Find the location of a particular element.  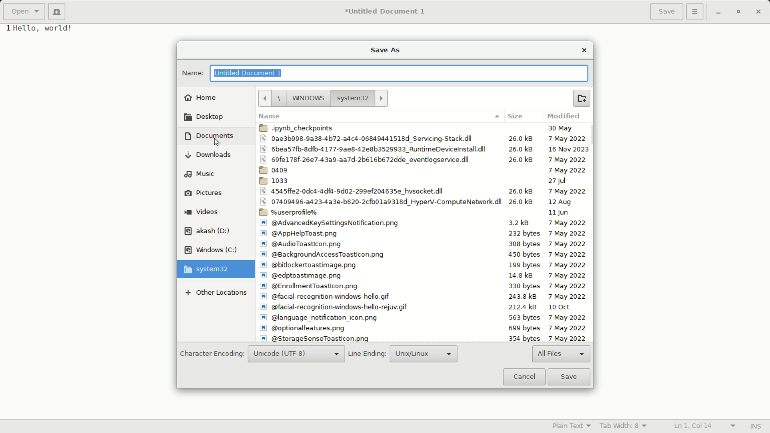

save as is located at coordinates (385, 51).